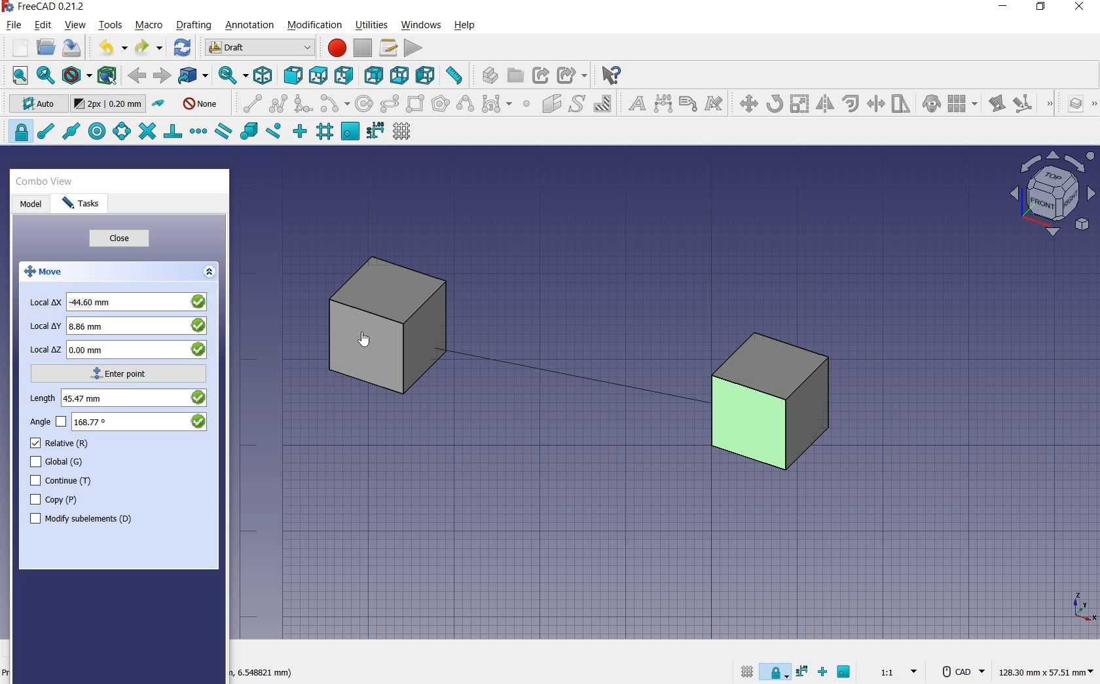 This screenshot has width=1100, height=684. What do you see at coordinates (258, 48) in the screenshot?
I see `switch between workbenches` at bounding box center [258, 48].